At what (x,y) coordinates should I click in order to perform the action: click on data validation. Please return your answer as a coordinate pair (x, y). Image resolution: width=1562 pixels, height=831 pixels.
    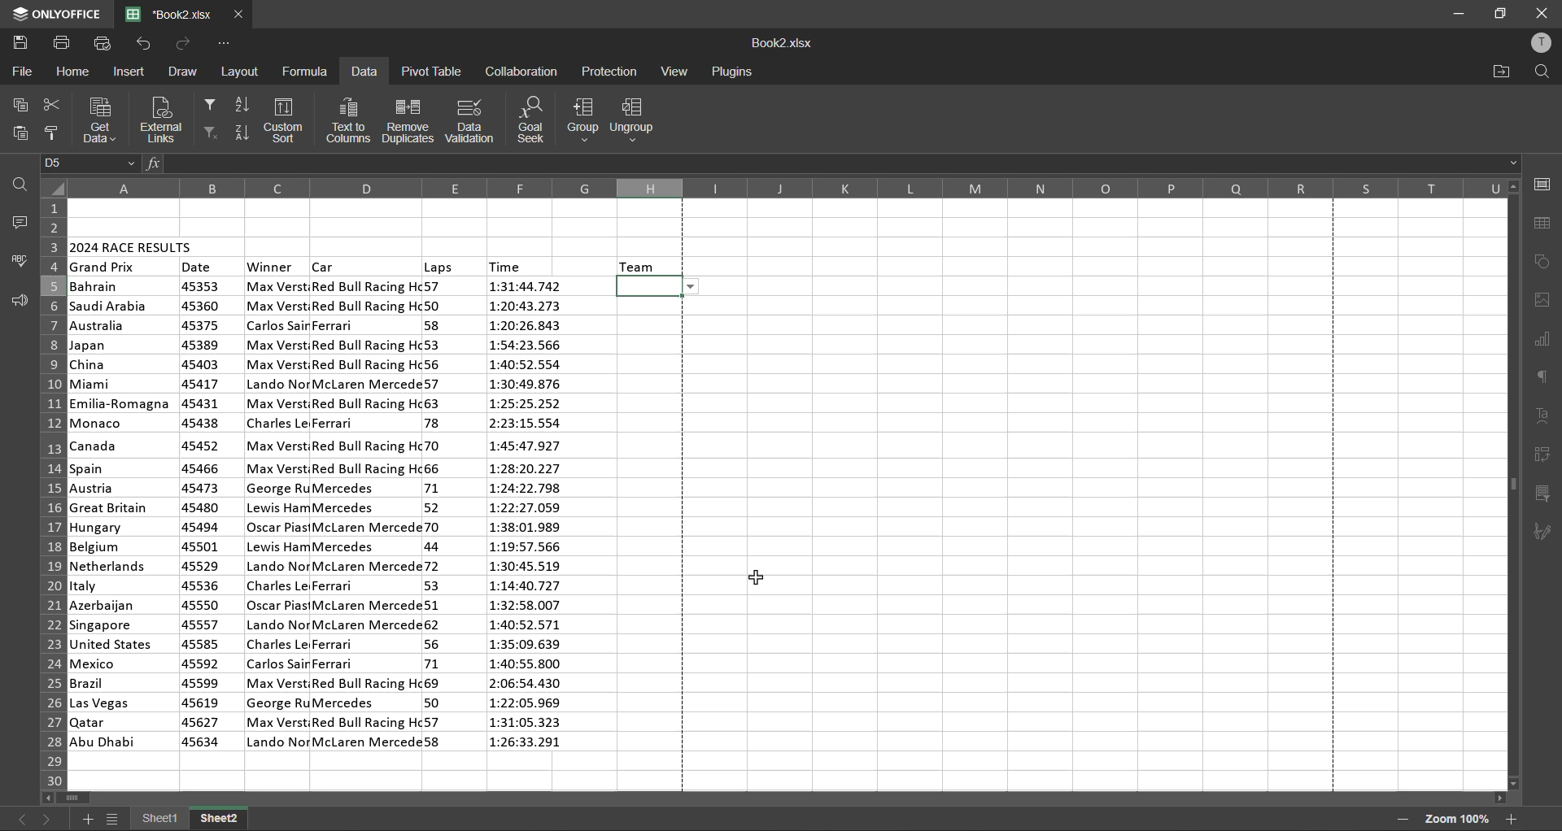
    Looking at the image, I should click on (472, 120).